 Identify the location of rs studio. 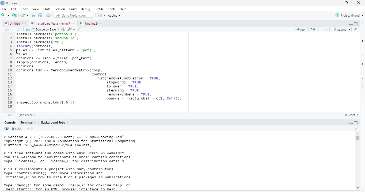
(12, 3).